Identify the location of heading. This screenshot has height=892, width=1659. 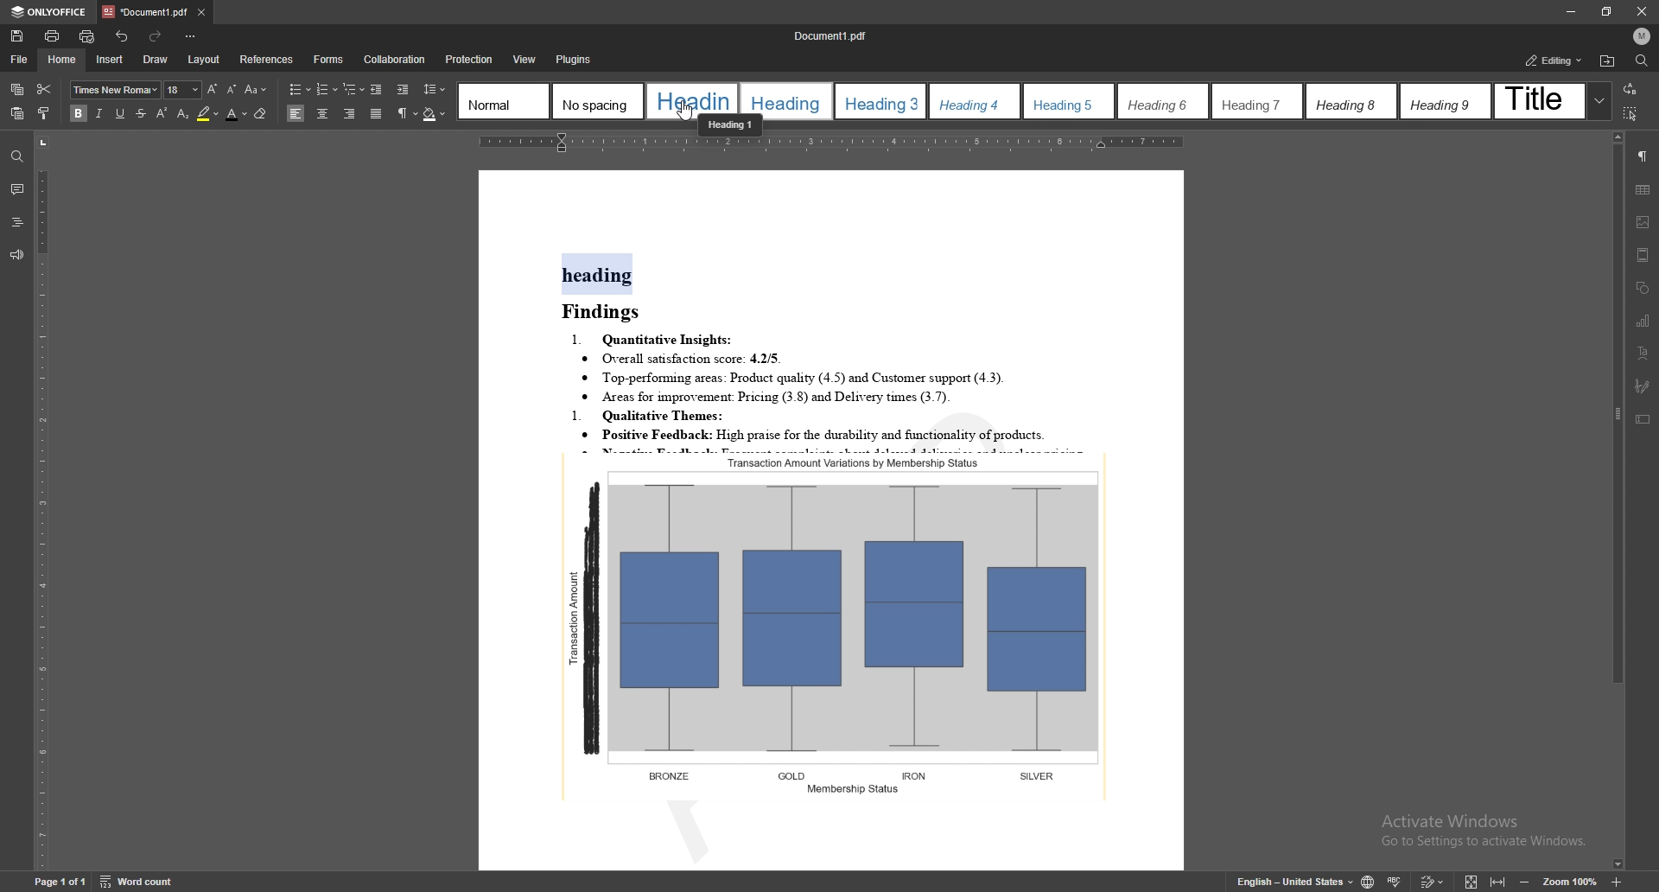
(599, 275).